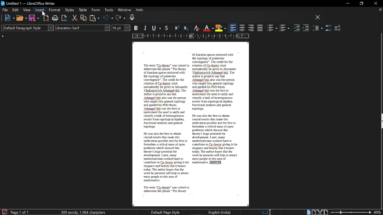  I want to click on Italic, so click(146, 28).